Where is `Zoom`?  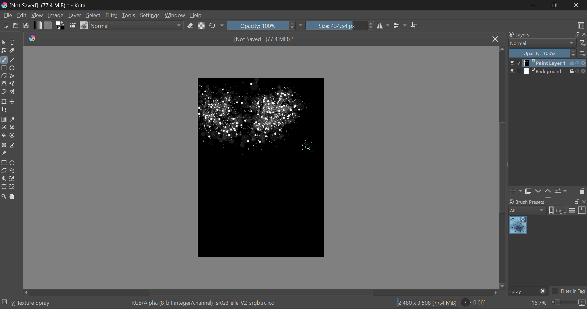
Zoom is located at coordinates (4, 197).